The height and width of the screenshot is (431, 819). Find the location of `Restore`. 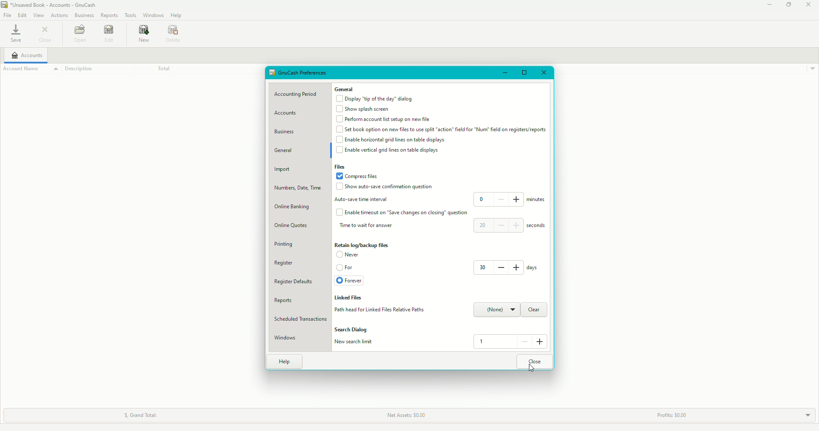

Restore is located at coordinates (523, 73).